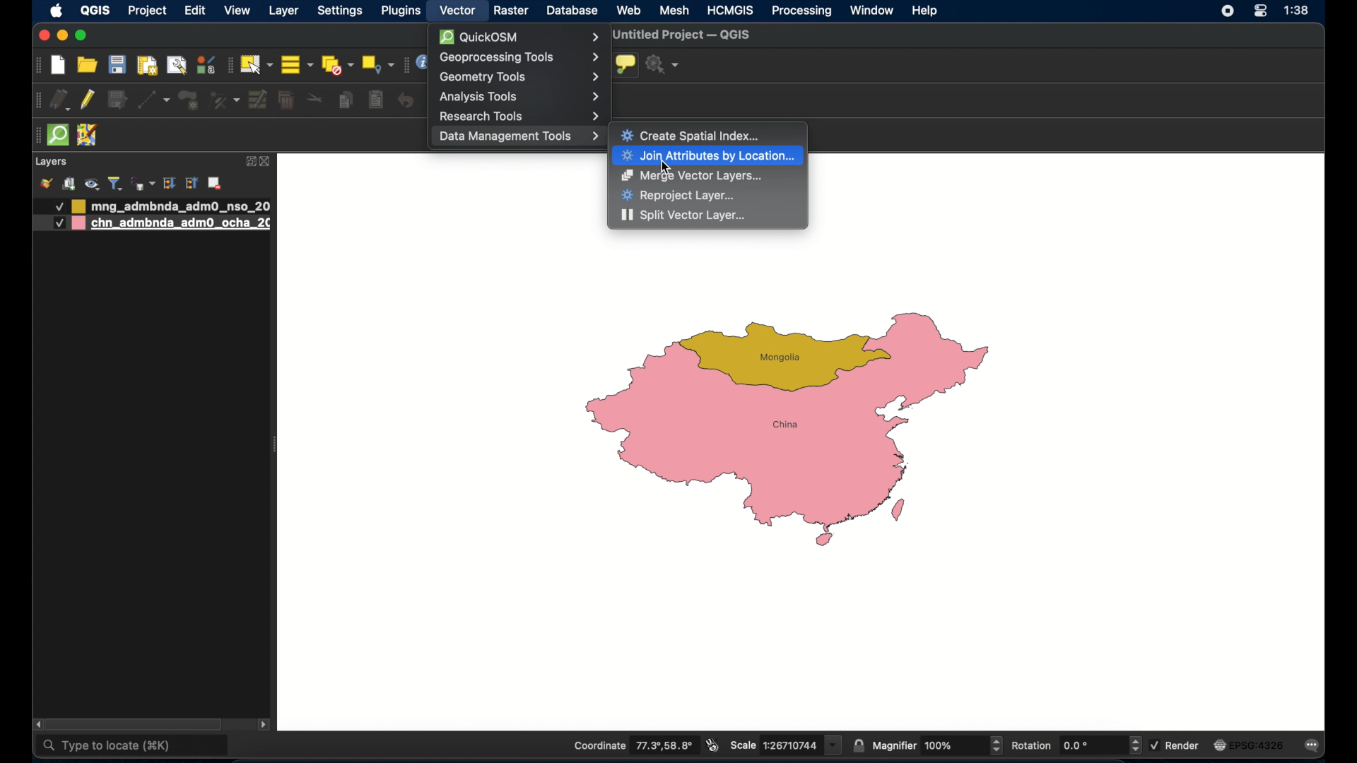 This screenshot has height=763, width=1357. What do you see at coordinates (634, 746) in the screenshot?
I see `coordinate` at bounding box center [634, 746].